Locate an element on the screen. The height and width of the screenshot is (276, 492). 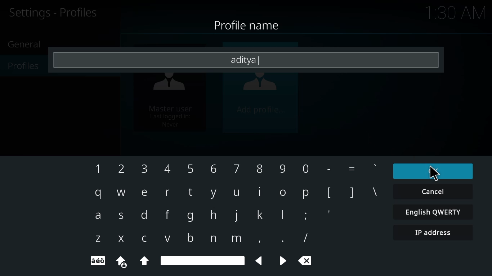
o is located at coordinates (282, 193).